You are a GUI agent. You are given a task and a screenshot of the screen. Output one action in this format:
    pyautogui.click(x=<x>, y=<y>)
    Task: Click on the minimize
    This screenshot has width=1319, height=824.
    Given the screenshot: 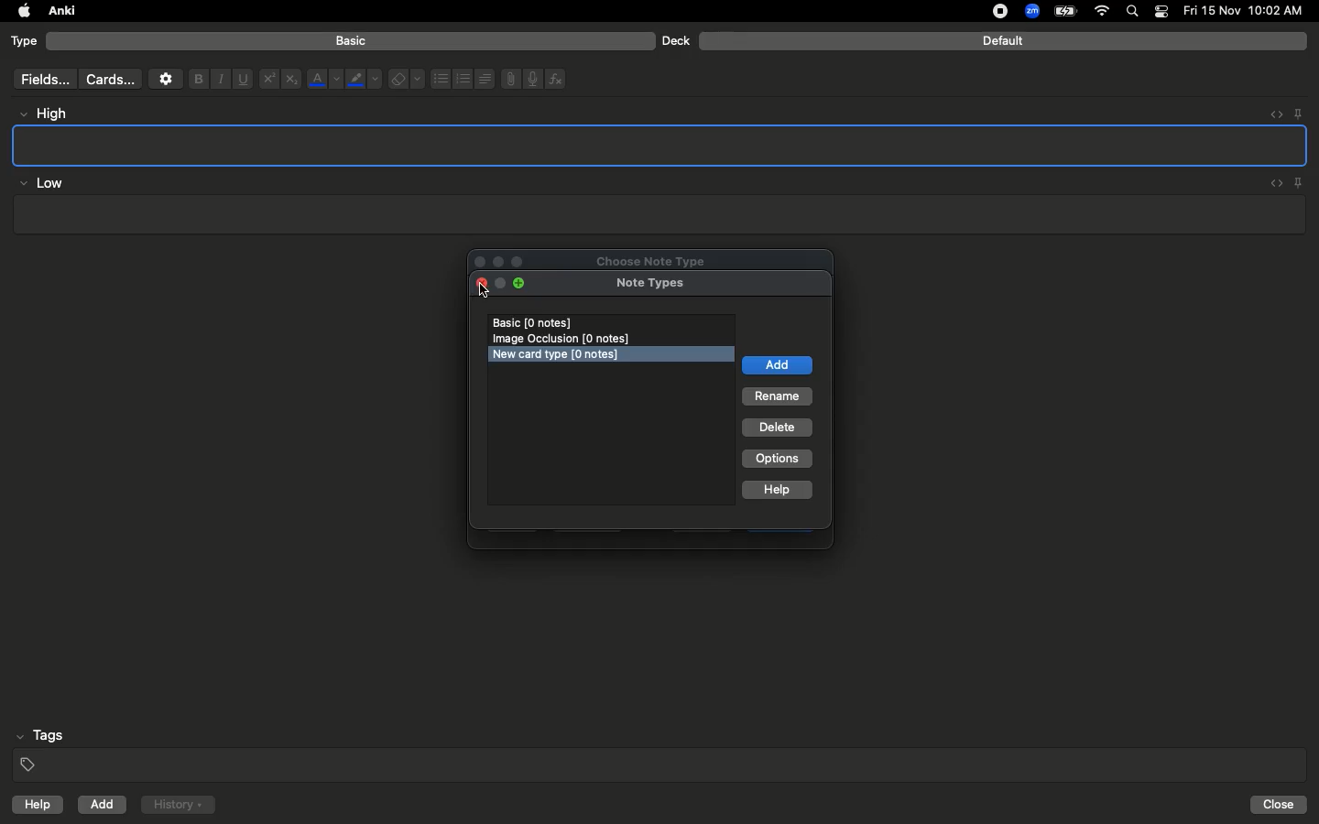 What is the action you would take?
    pyautogui.click(x=500, y=285)
    